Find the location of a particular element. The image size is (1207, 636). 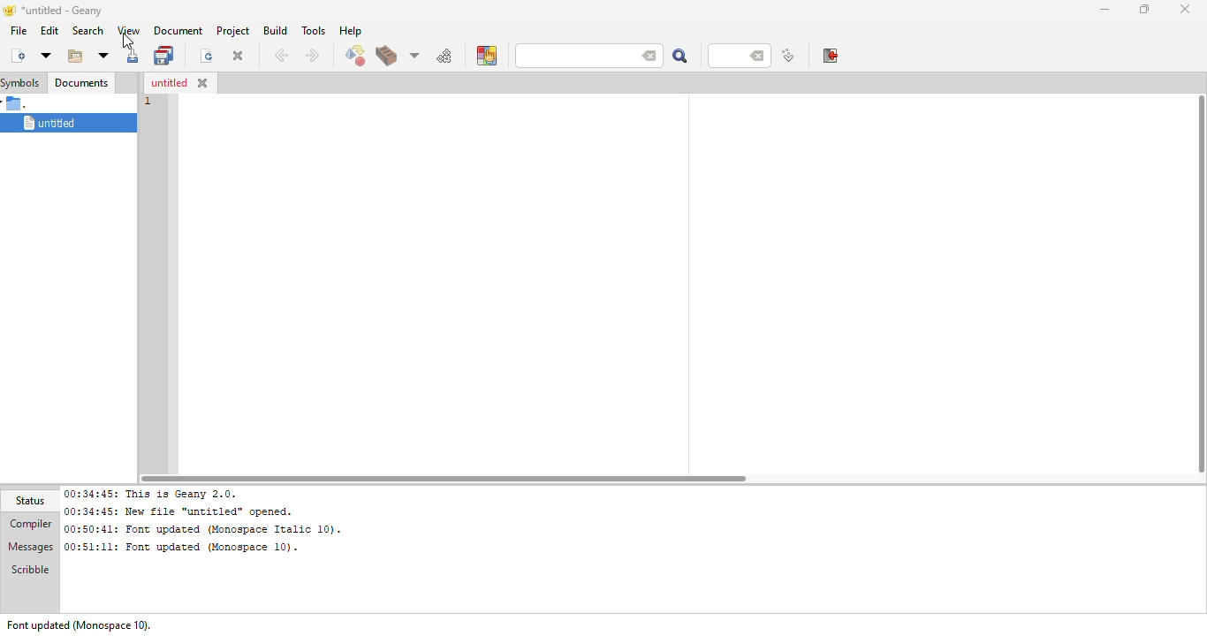

back space is located at coordinates (645, 54).